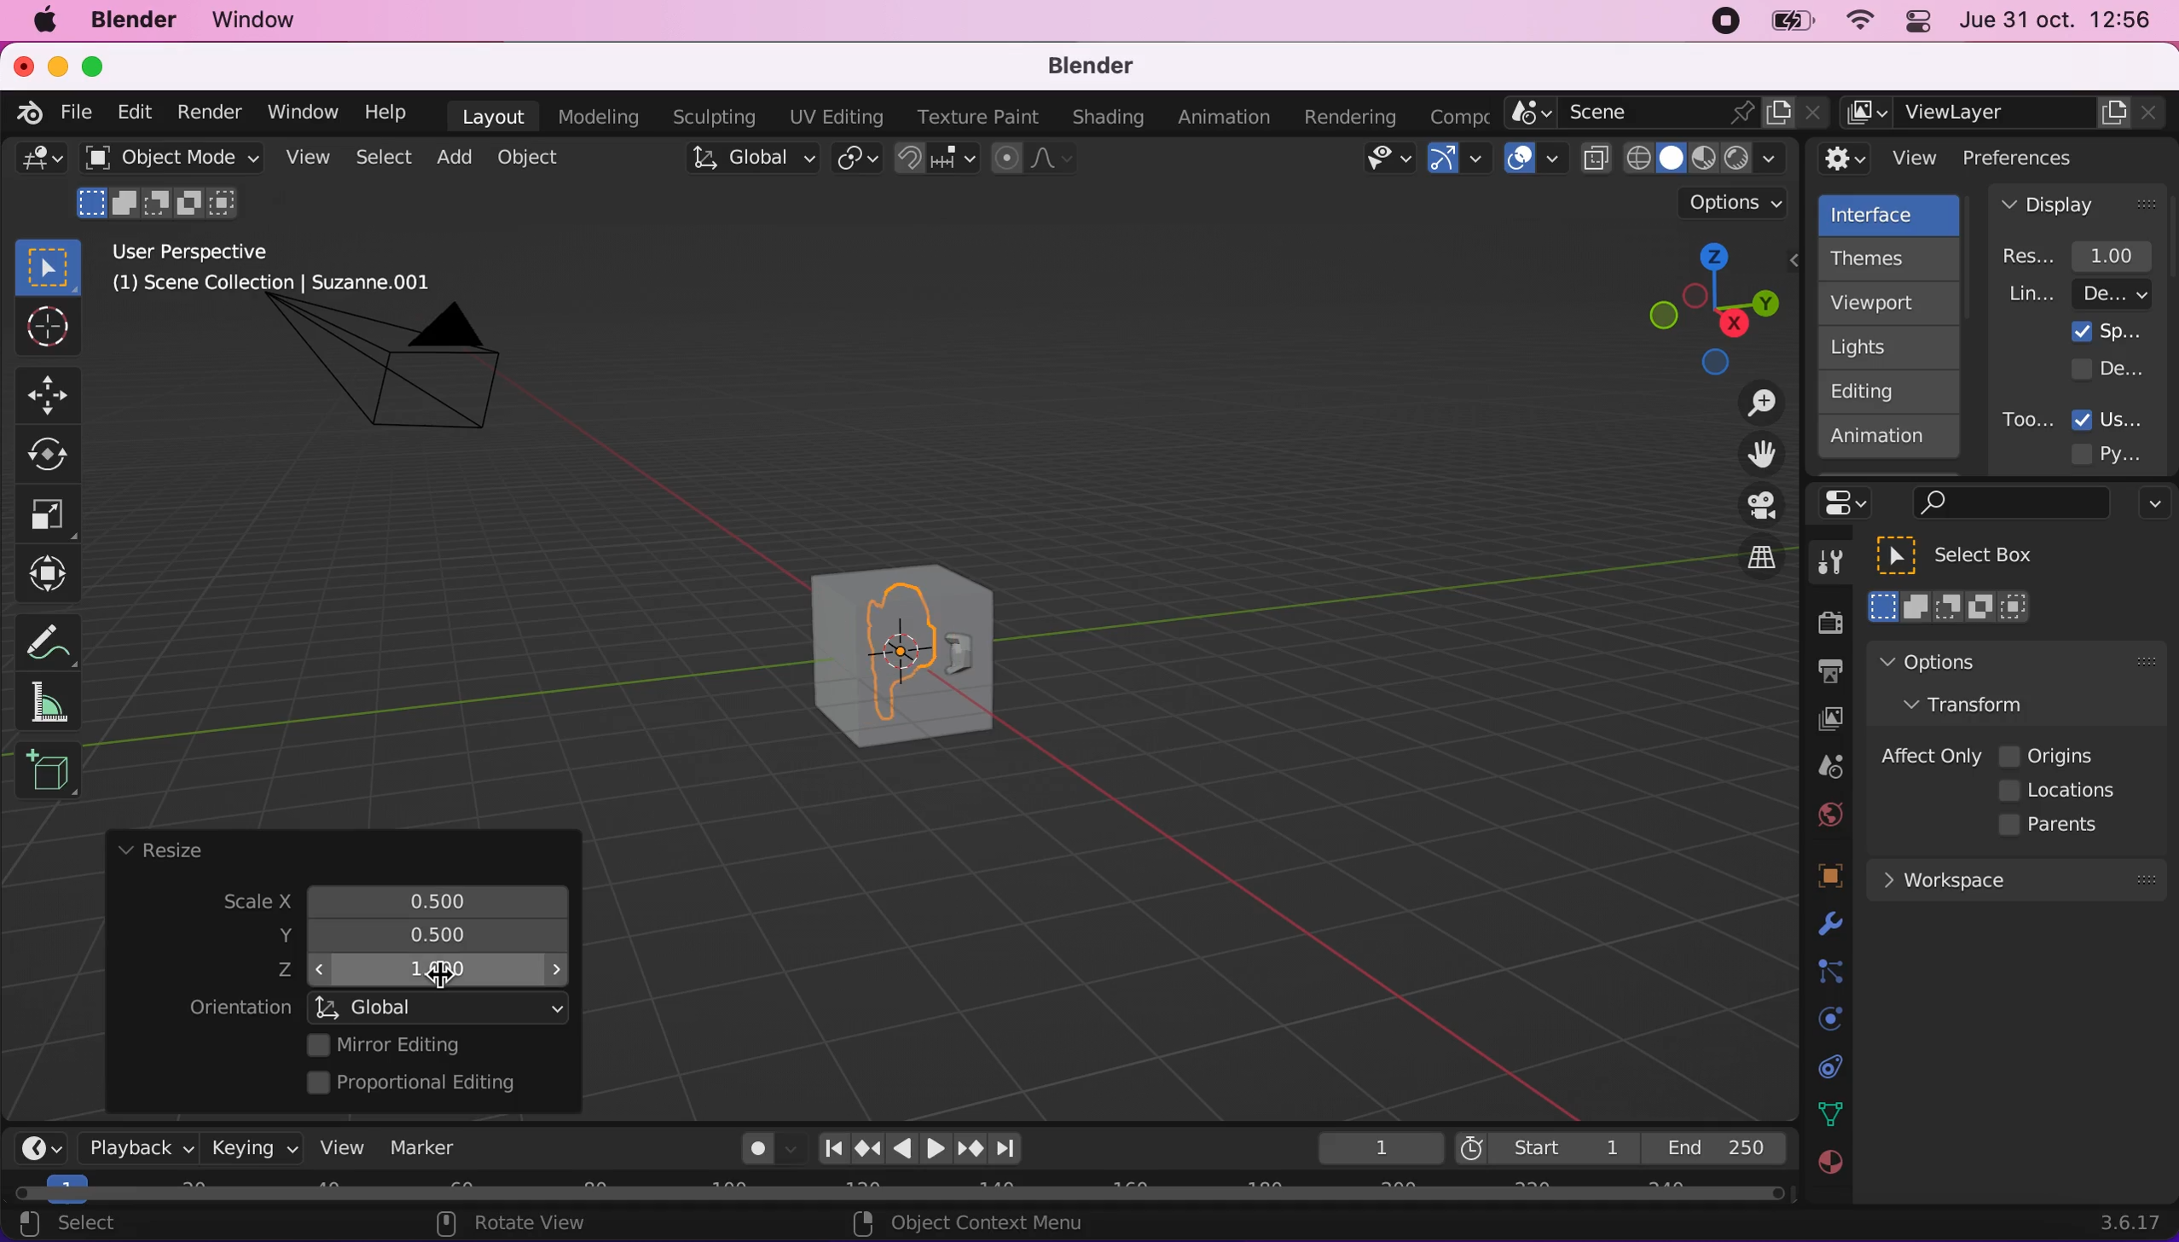  What do you see at coordinates (1080, 67) in the screenshot?
I see `blender` at bounding box center [1080, 67].